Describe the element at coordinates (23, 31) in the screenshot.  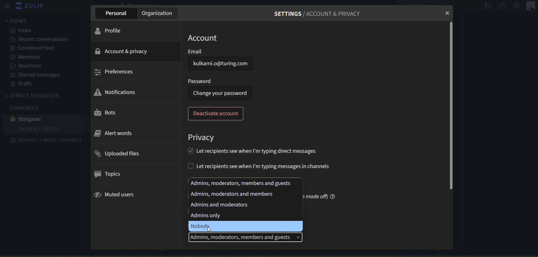
I see `inbox` at that location.